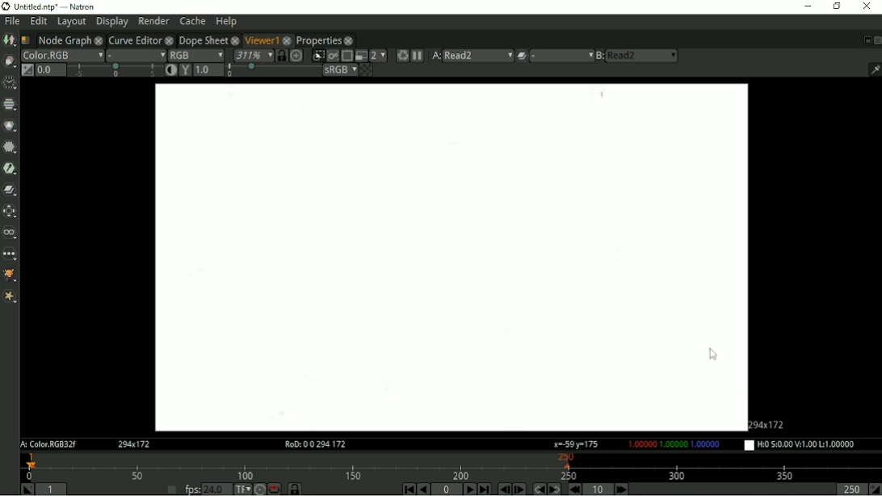 The image size is (882, 496). What do you see at coordinates (340, 70) in the screenshot?
I see `sRGB` at bounding box center [340, 70].